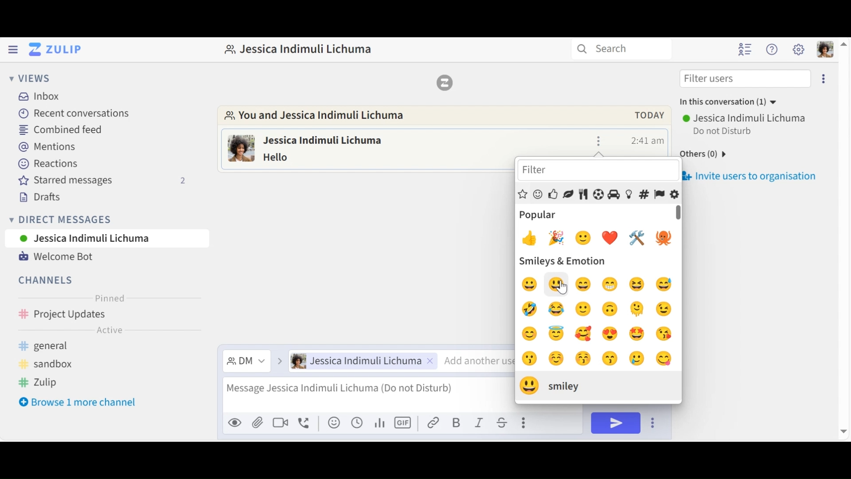 Image resolution: width=851 pixels, height=479 pixels. What do you see at coordinates (63, 130) in the screenshot?
I see `Combined Feed` at bounding box center [63, 130].